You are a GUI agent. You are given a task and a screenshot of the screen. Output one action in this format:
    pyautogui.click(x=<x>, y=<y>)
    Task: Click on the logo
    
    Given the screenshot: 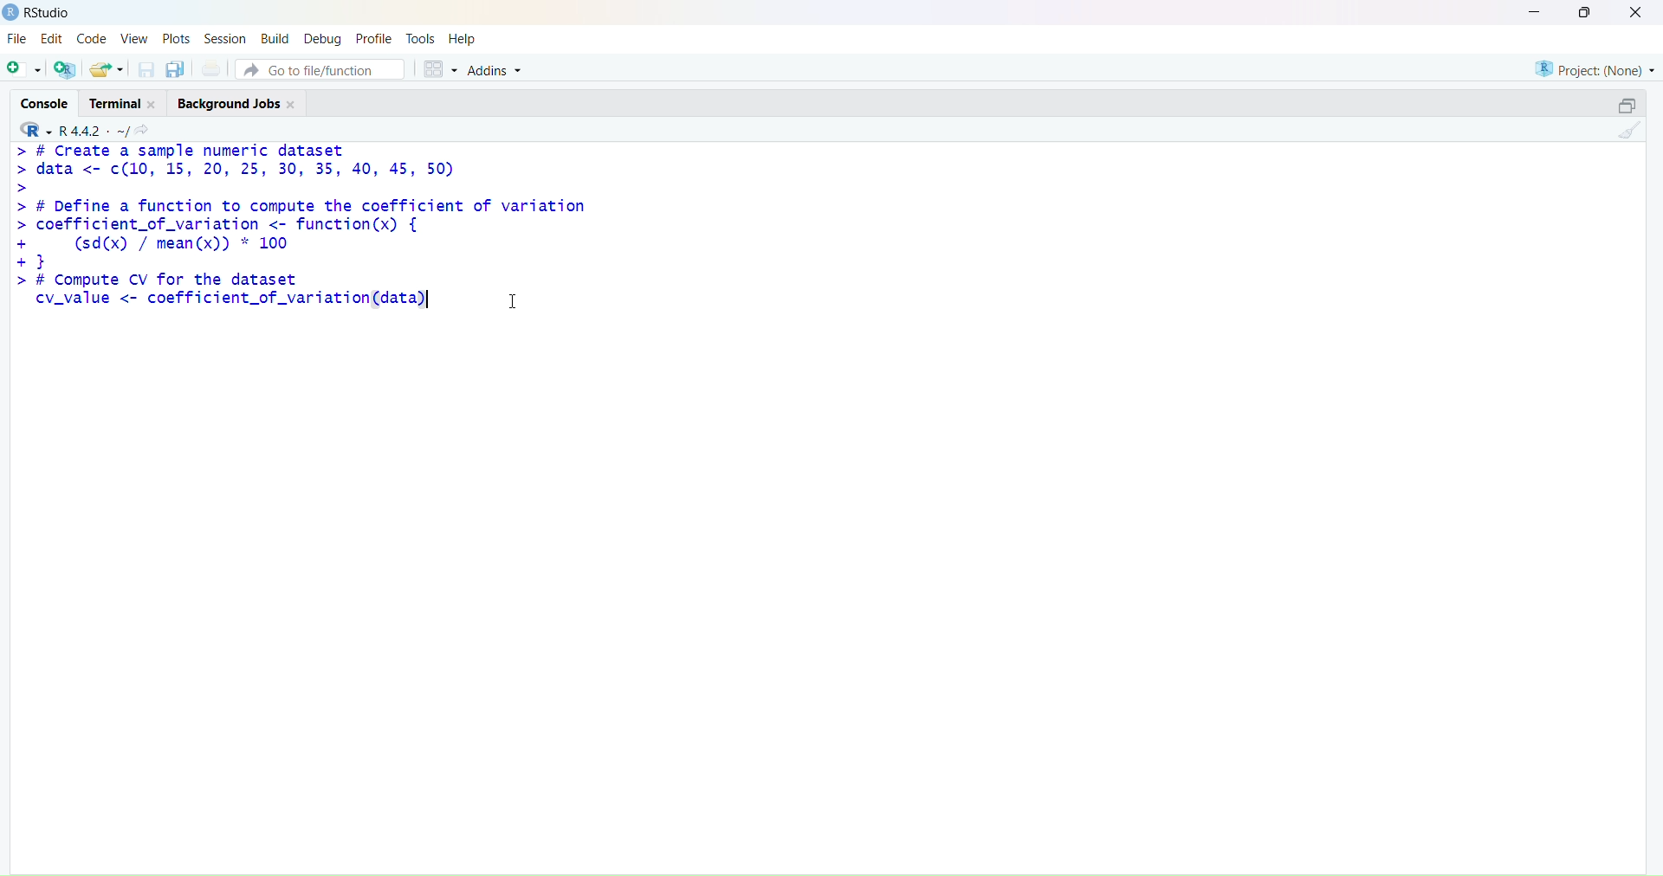 What is the action you would take?
    pyautogui.click(x=12, y=12)
    